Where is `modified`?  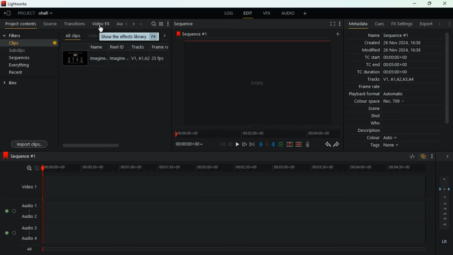 modified is located at coordinates (392, 50).